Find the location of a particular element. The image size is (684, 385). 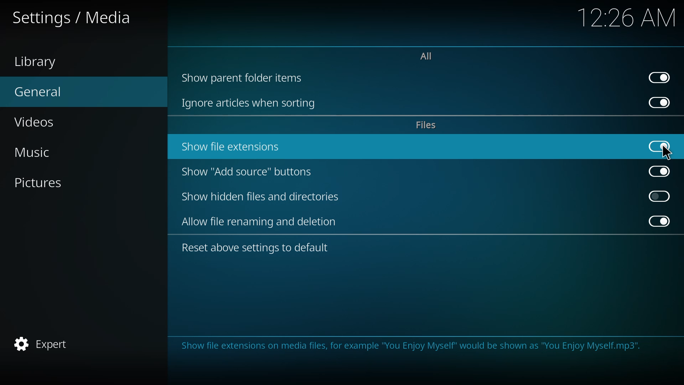

pictures is located at coordinates (46, 183).